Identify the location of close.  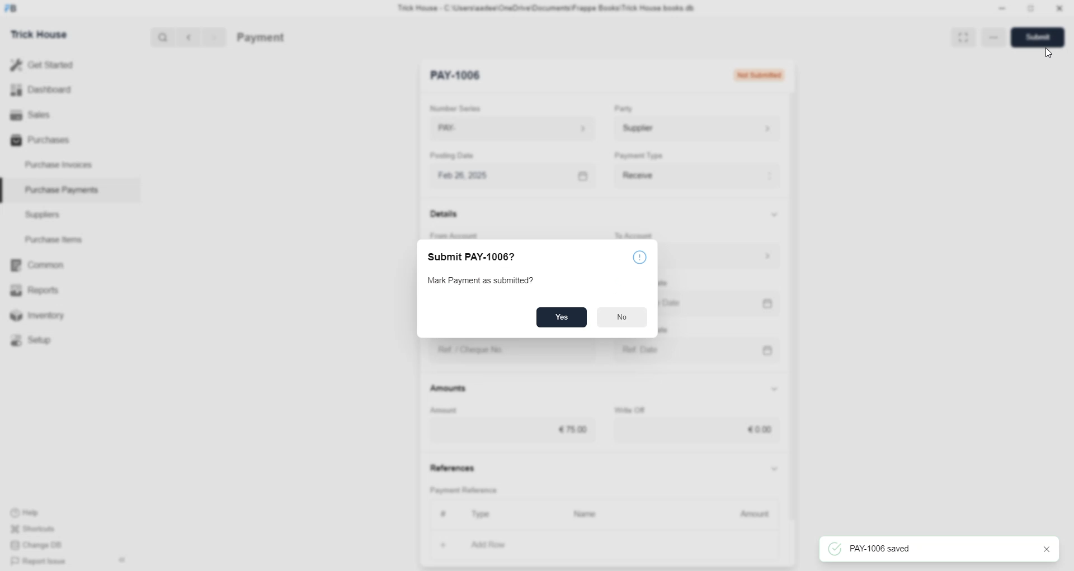
(1040, 549).